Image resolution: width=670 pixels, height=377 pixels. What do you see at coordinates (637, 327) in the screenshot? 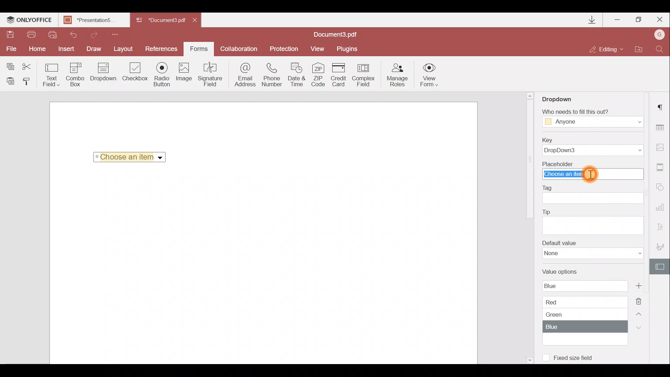
I see `Down` at bounding box center [637, 327].